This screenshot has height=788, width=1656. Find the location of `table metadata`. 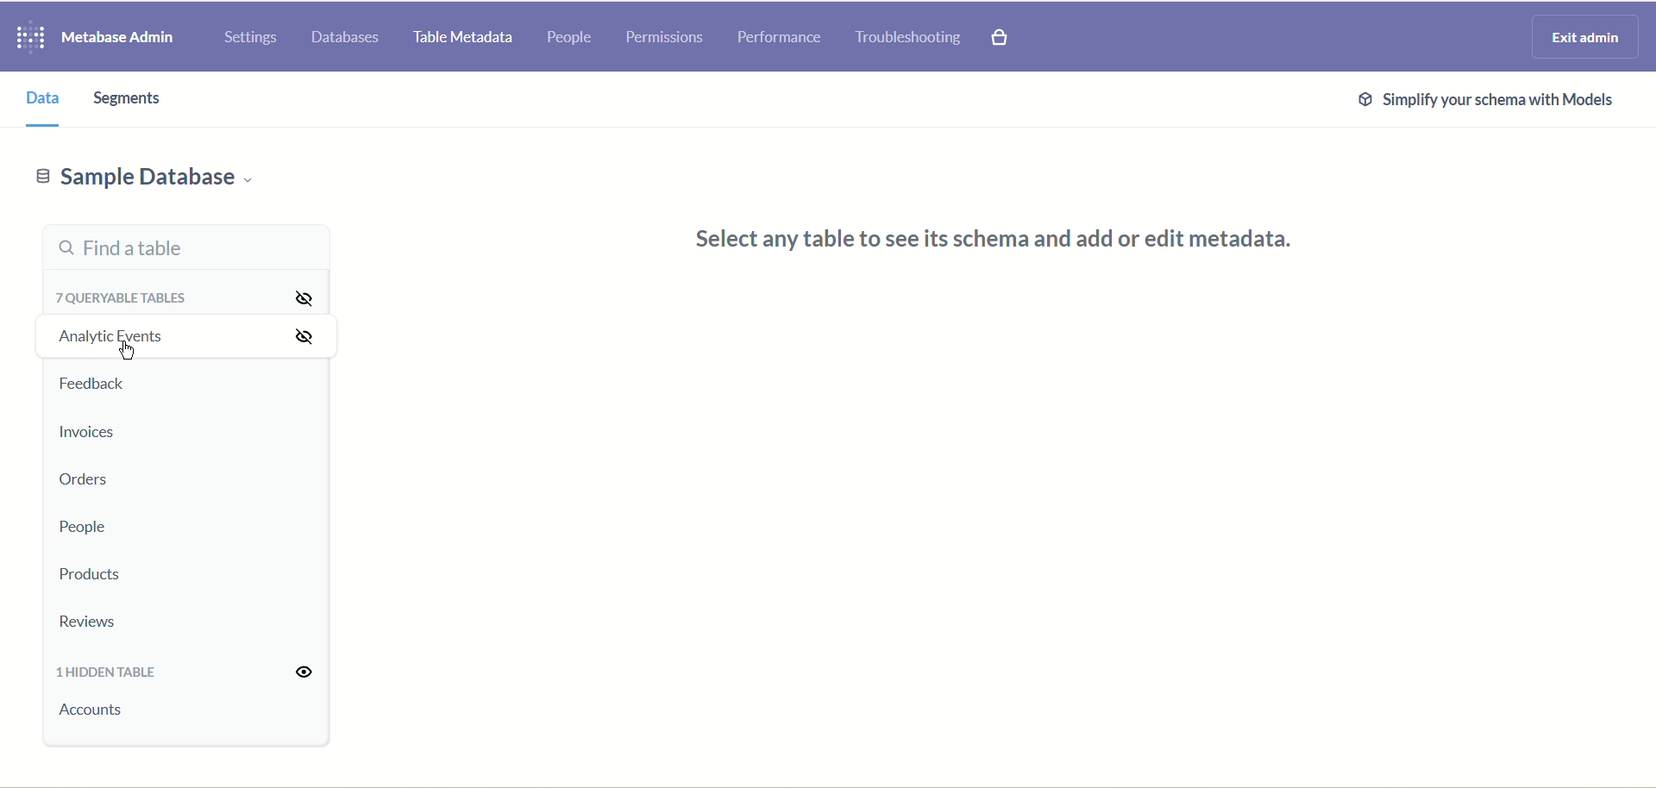

table metadata is located at coordinates (459, 39).